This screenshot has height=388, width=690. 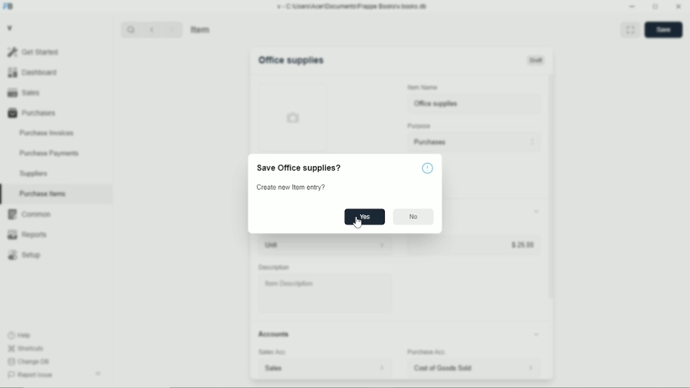 What do you see at coordinates (274, 267) in the screenshot?
I see `description` at bounding box center [274, 267].